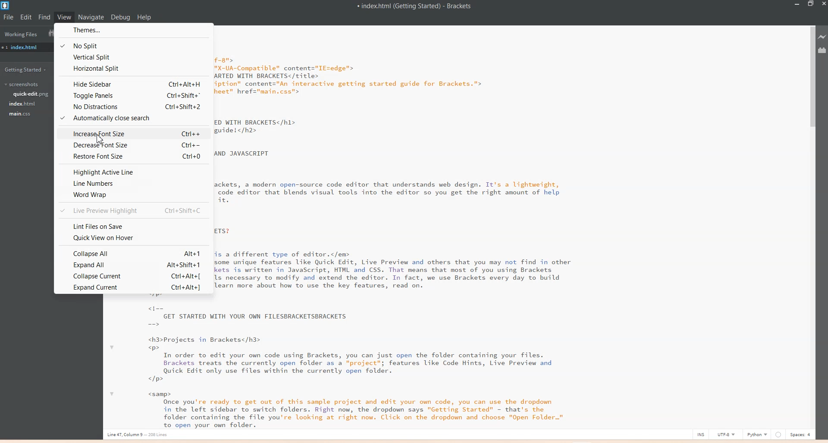 Image resolution: width=828 pixels, height=443 pixels. I want to click on Live Preview Highlight, so click(134, 209).